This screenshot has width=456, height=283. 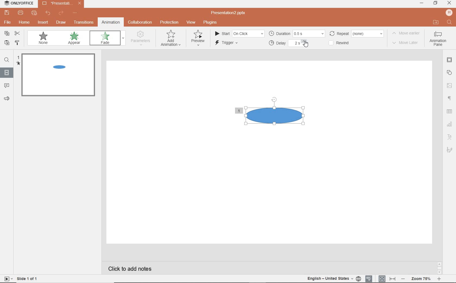 What do you see at coordinates (210, 23) in the screenshot?
I see `plugins` at bounding box center [210, 23].